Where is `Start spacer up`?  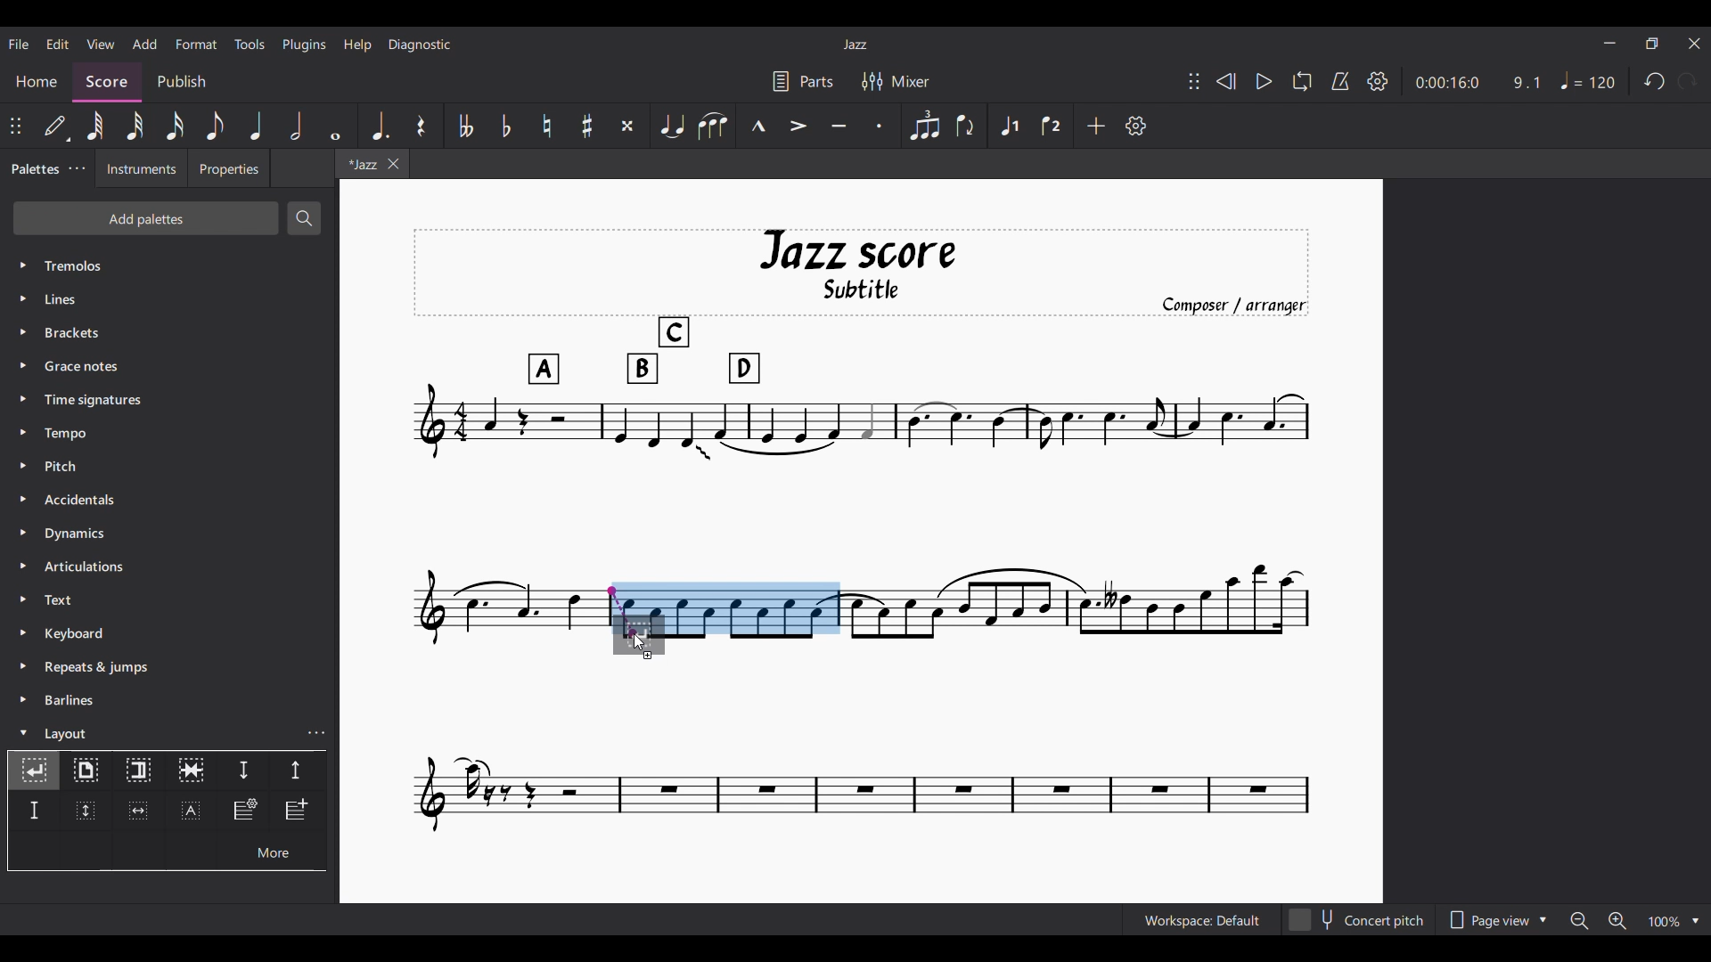
Start spacer up is located at coordinates (298, 771).